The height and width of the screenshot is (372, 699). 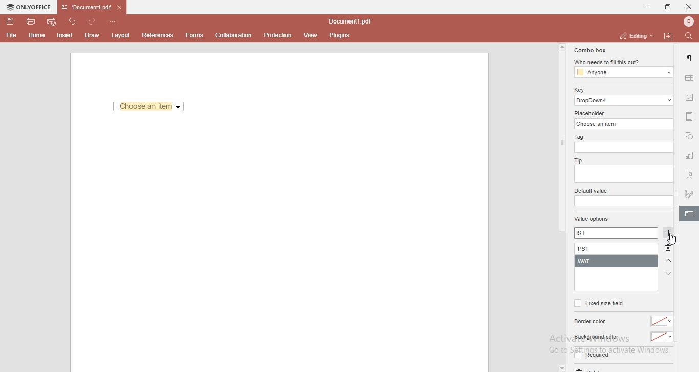 What do you see at coordinates (589, 50) in the screenshot?
I see `combo box` at bounding box center [589, 50].